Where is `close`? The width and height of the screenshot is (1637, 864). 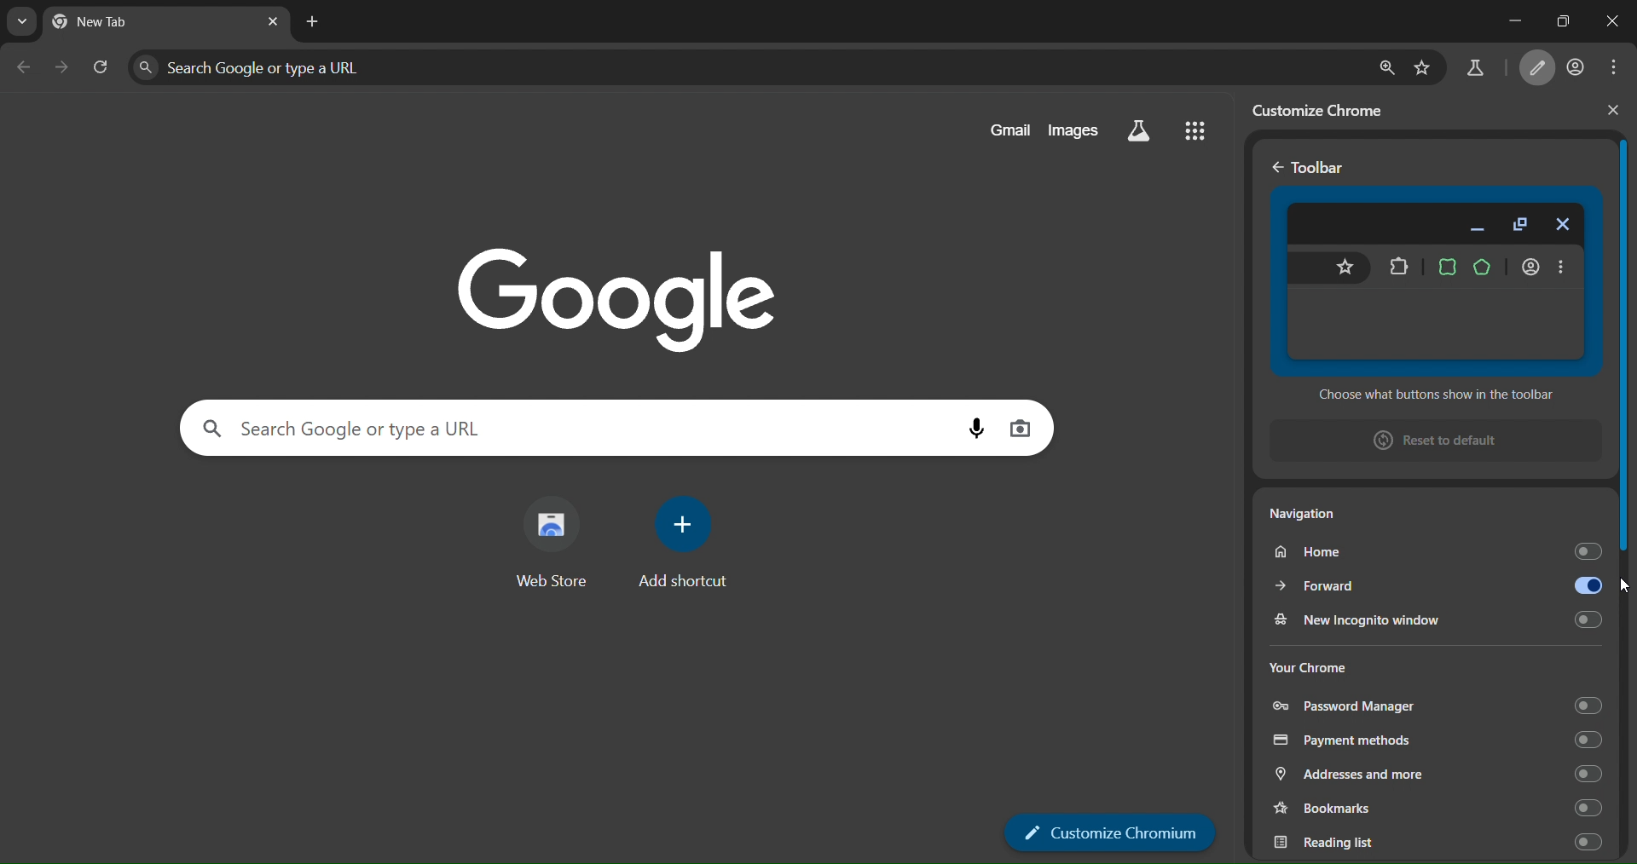 close is located at coordinates (1610, 25).